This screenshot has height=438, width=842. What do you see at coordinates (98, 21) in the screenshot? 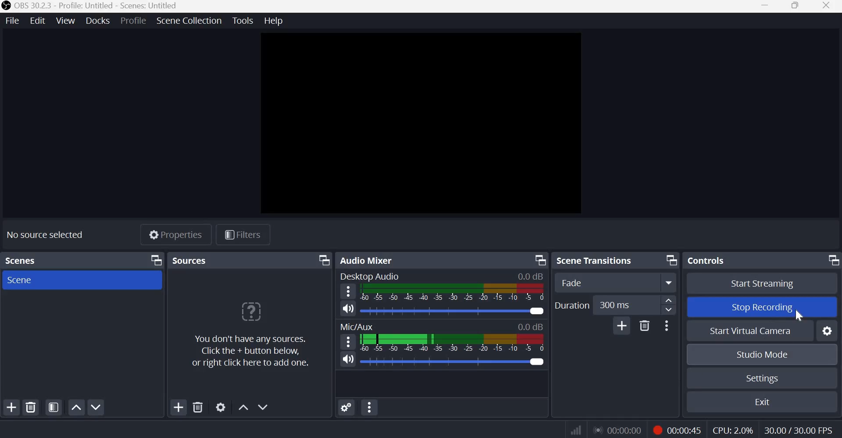
I see `Docks` at bounding box center [98, 21].